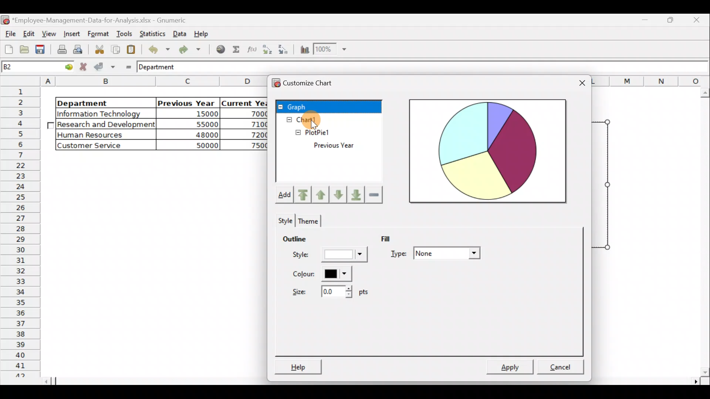  What do you see at coordinates (514, 364) in the screenshot?
I see `Apply` at bounding box center [514, 364].